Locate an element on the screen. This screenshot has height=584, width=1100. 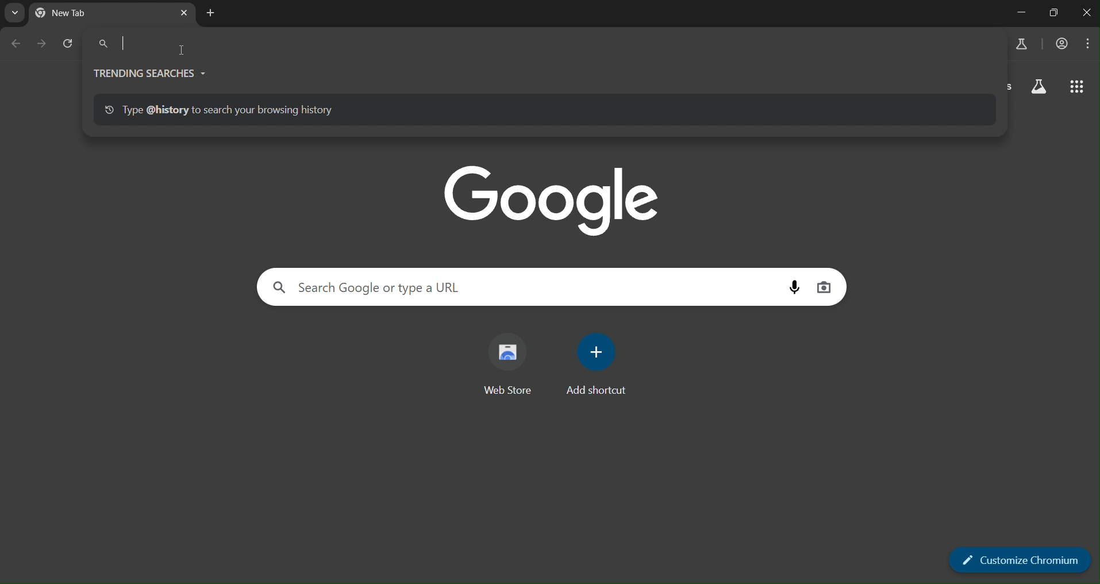
close is located at coordinates (1087, 14).